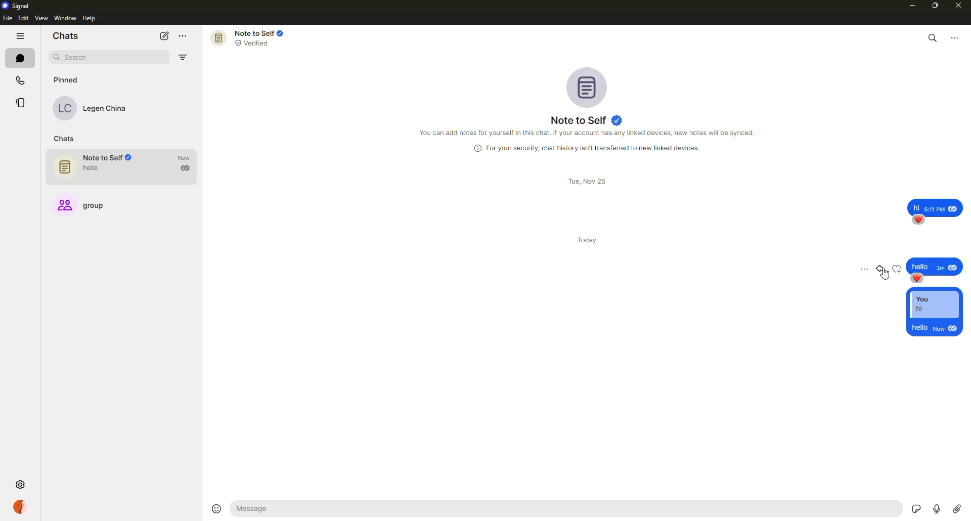 The width and height of the screenshot is (971, 521). I want to click on view, so click(40, 18).